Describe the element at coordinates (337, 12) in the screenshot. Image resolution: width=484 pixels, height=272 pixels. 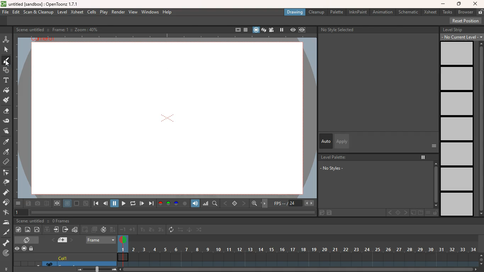
I see `palette` at that location.